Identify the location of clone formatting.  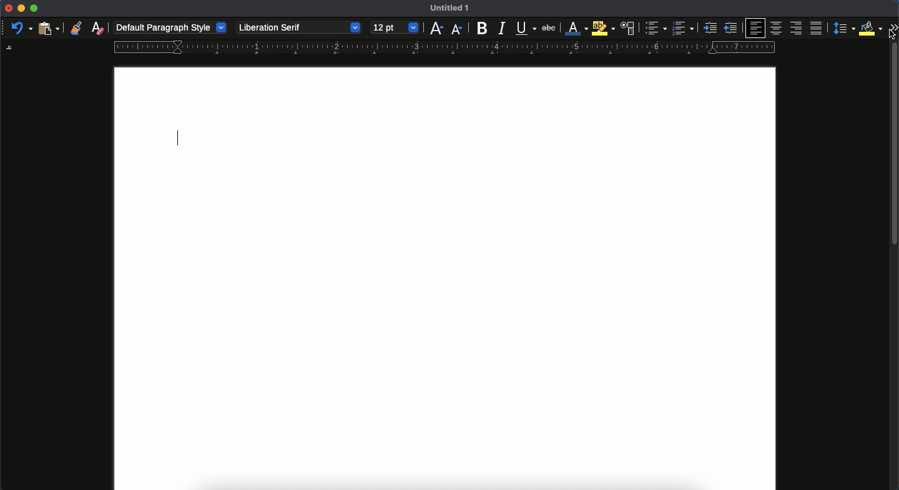
(76, 27).